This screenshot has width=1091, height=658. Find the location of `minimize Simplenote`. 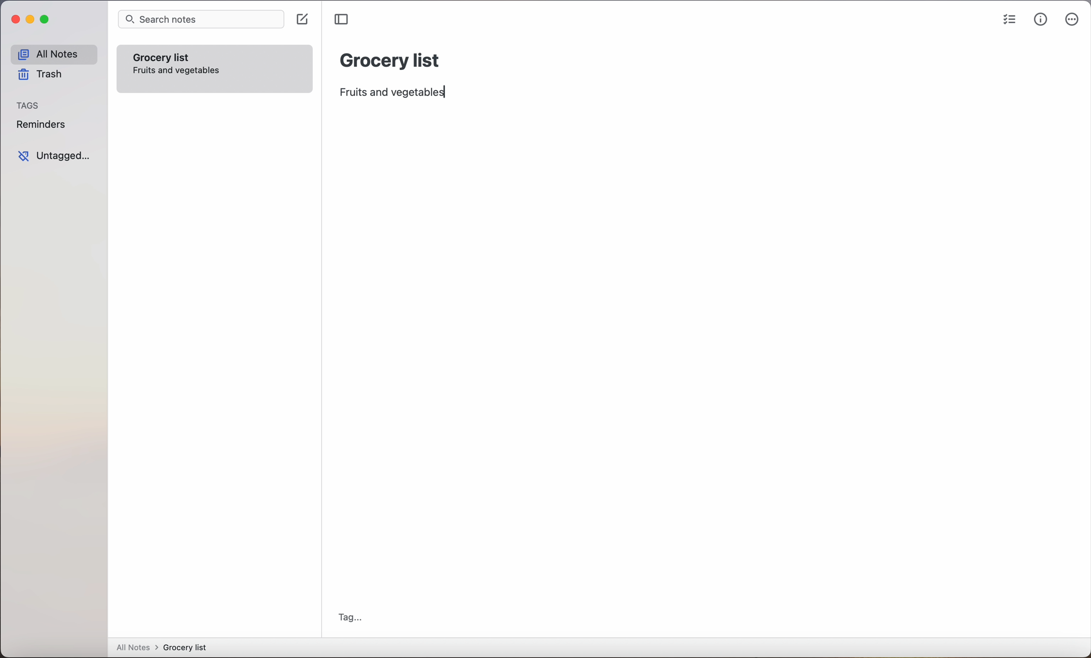

minimize Simplenote is located at coordinates (32, 21).